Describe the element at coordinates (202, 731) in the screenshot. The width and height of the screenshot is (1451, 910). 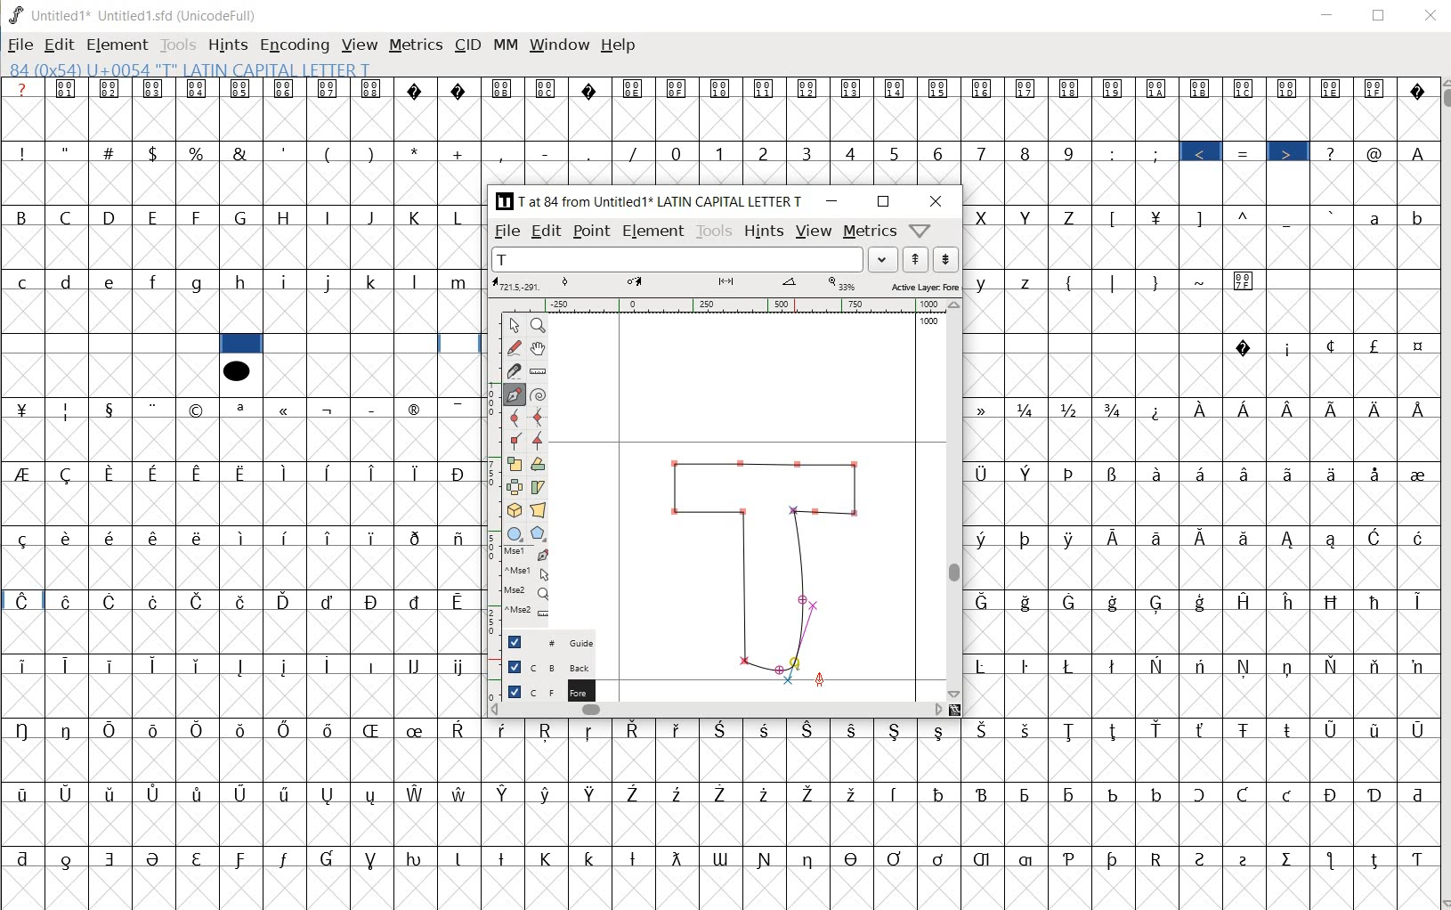
I see `Symbol` at that location.